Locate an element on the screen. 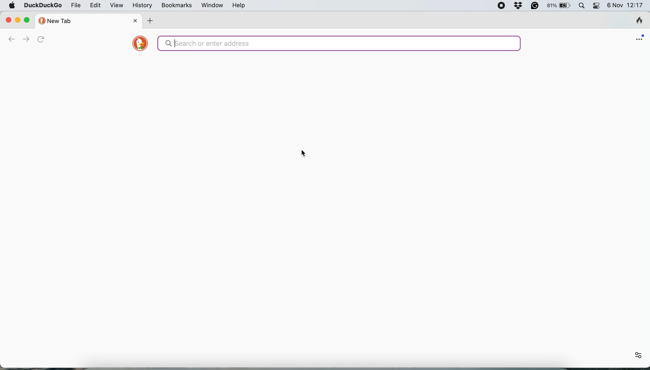 This screenshot has height=370, width=650. add new tab is located at coordinates (150, 21).